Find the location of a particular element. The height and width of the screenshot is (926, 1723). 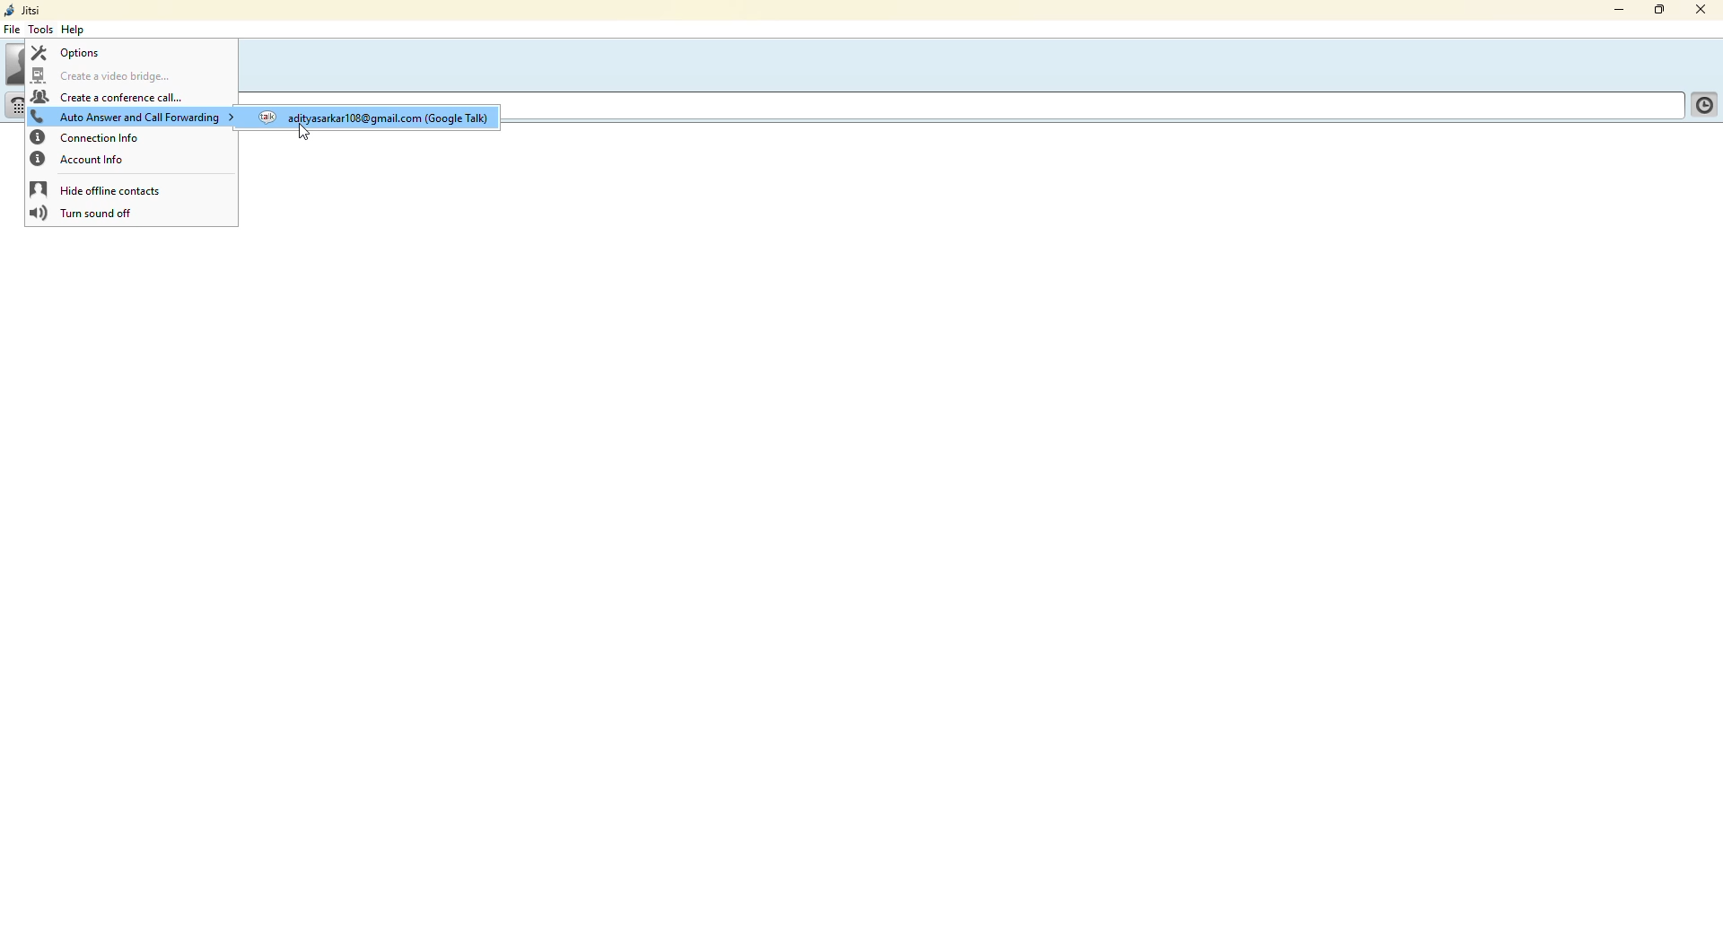

options is located at coordinates (72, 53).